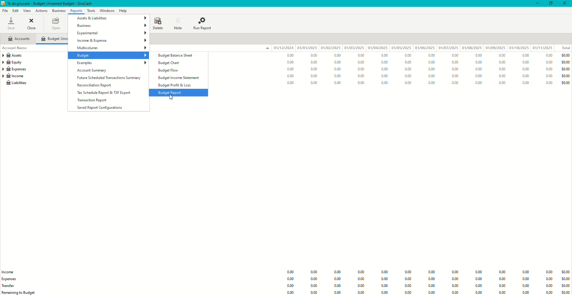 Image resolution: width=572 pixels, height=295 pixels. Describe the element at coordinates (94, 70) in the screenshot. I see `Account Summary` at that location.